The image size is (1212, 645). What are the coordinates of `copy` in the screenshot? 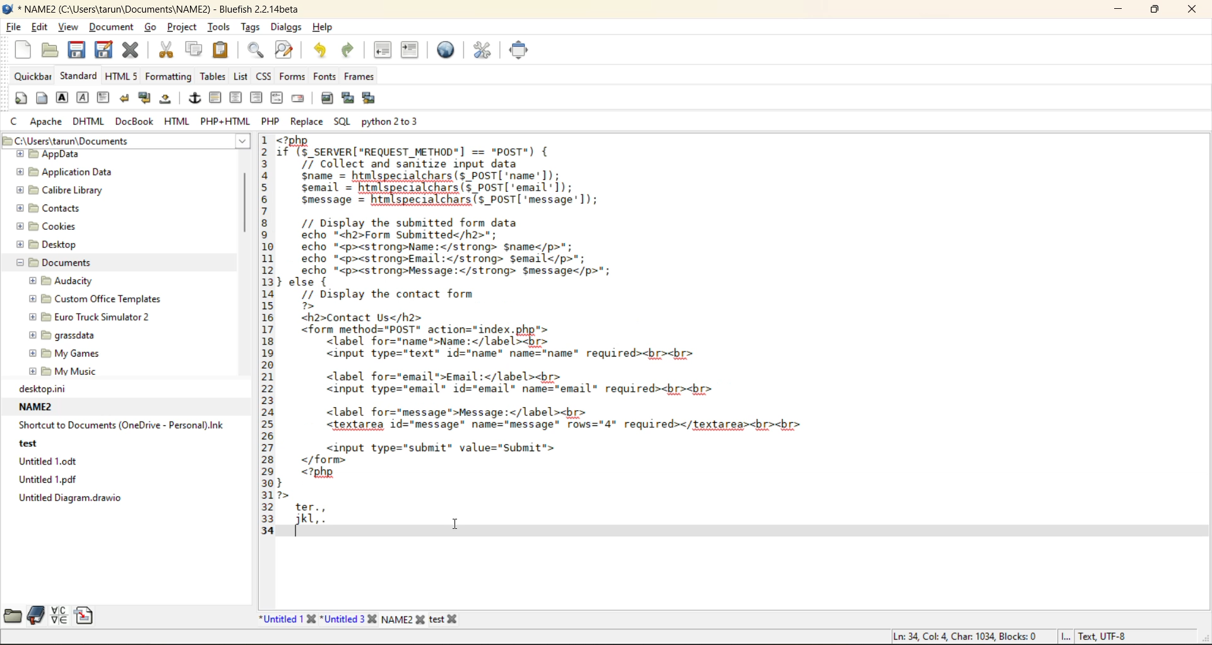 It's located at (192, 52).